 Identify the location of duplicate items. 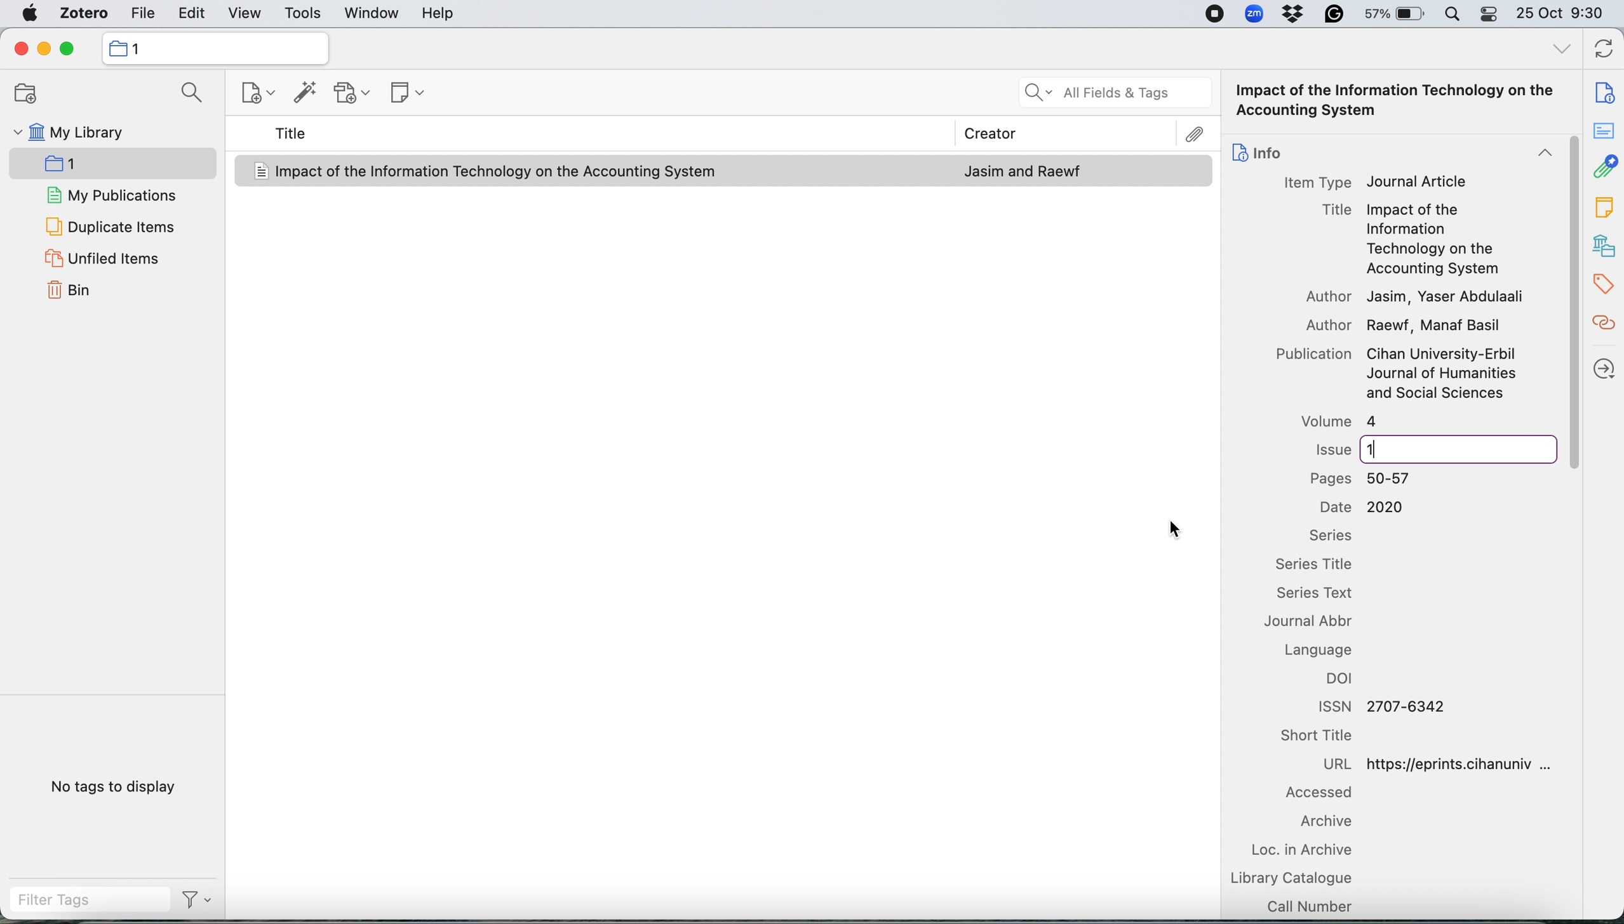
(110, 224).